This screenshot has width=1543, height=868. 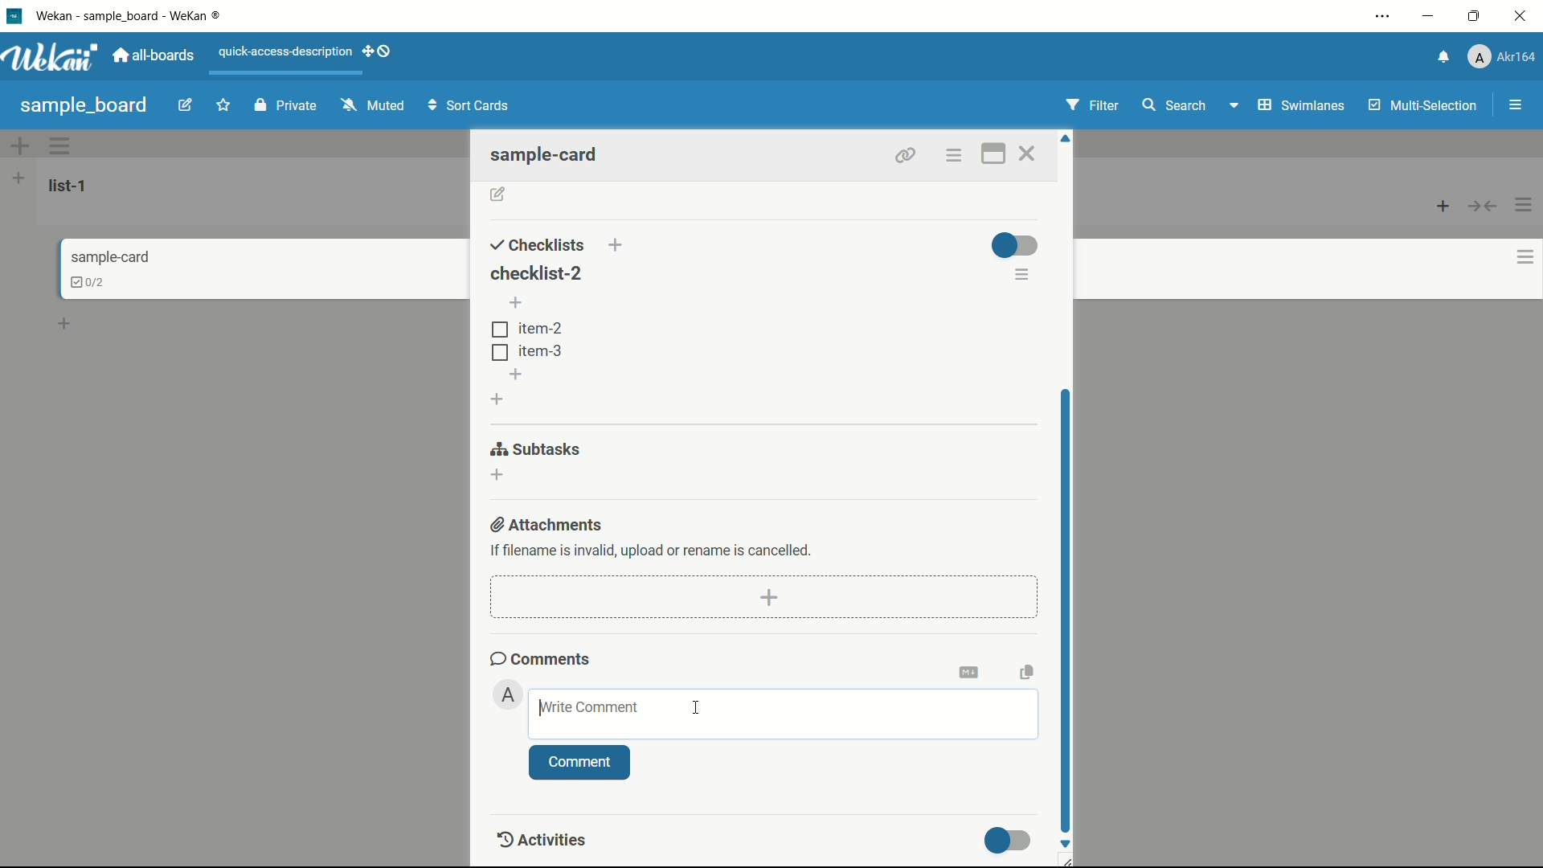 What do you see at coordinates (1525, 204) in the screenshot?
I see `list actions` at bounding box center [1525, 204].